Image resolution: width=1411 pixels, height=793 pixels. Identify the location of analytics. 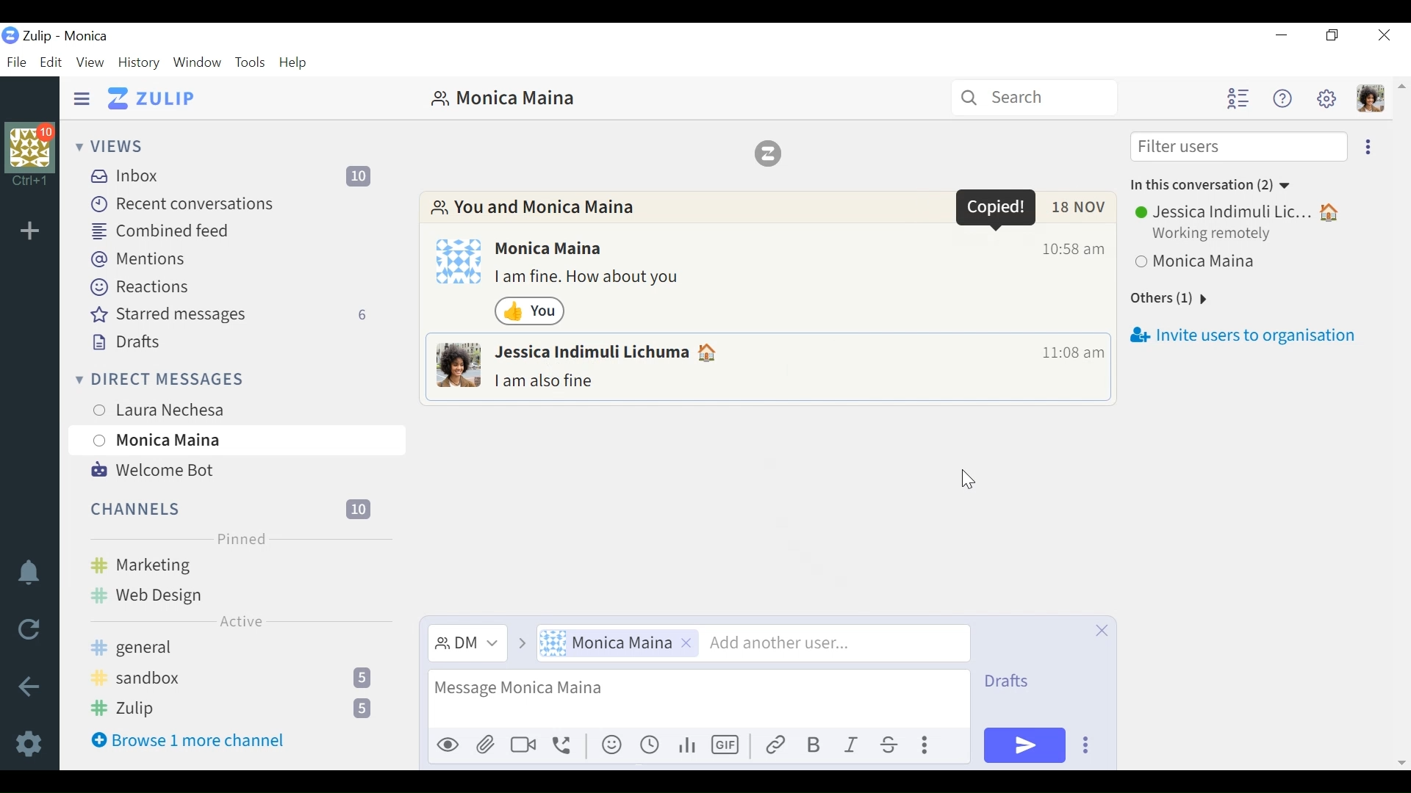
(687, 746).